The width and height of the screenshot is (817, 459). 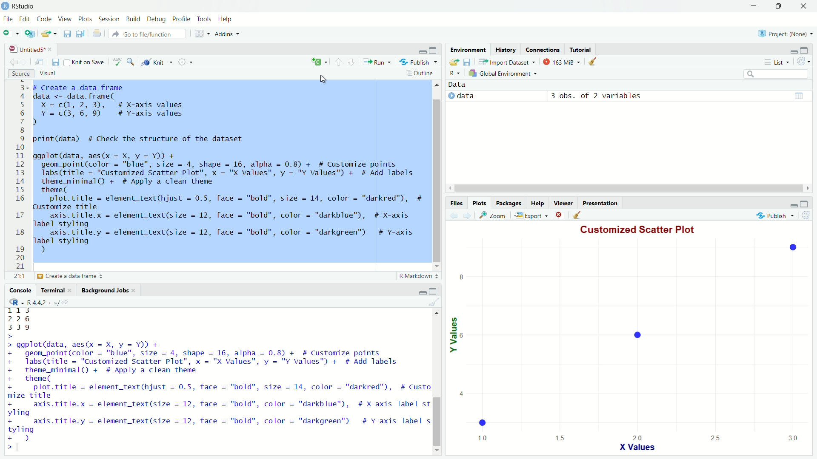 What do you see at coordinates (14, 64) in the screenshot?
I see `Go back to the previous source location` at bounding box center [14, 64].